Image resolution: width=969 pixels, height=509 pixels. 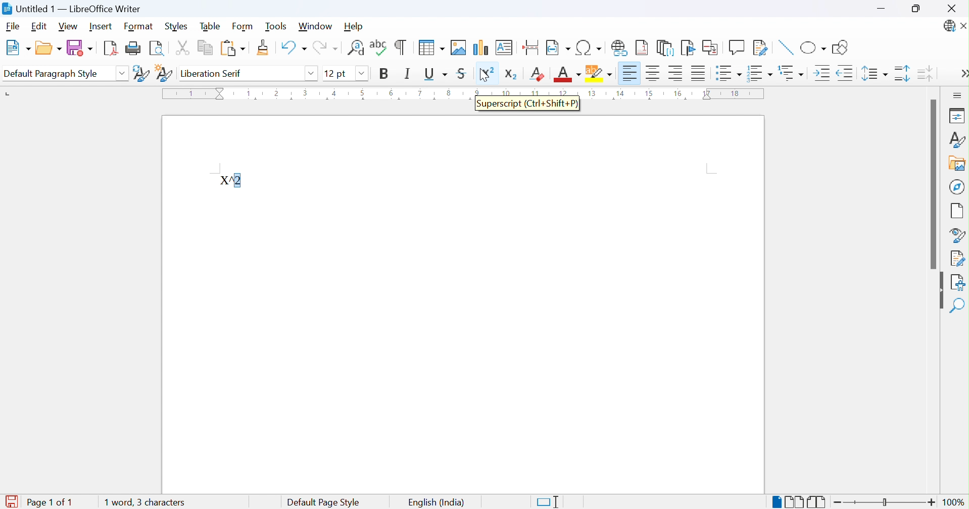 What do you see at coordinates (532, 45) in the screenshot?
I see `Insert page break` at bounding box center [532, 45].